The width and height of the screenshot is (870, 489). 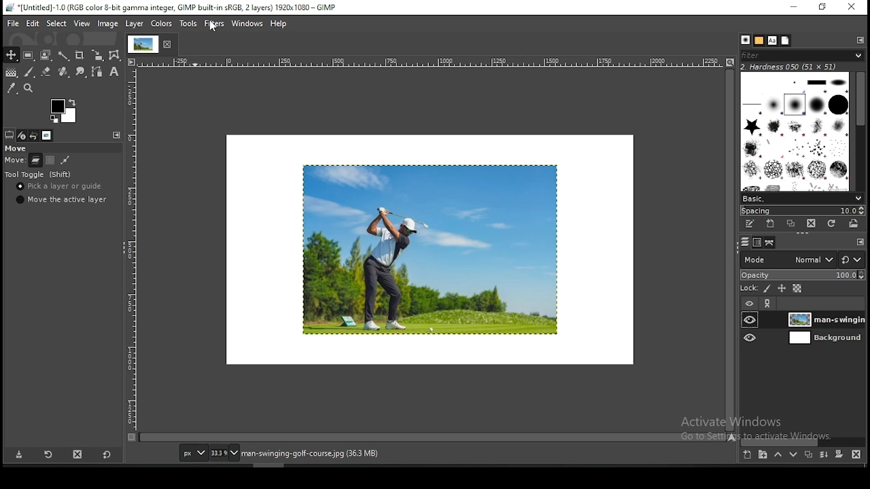 I want to click on document history, so click(x=785, y=41).